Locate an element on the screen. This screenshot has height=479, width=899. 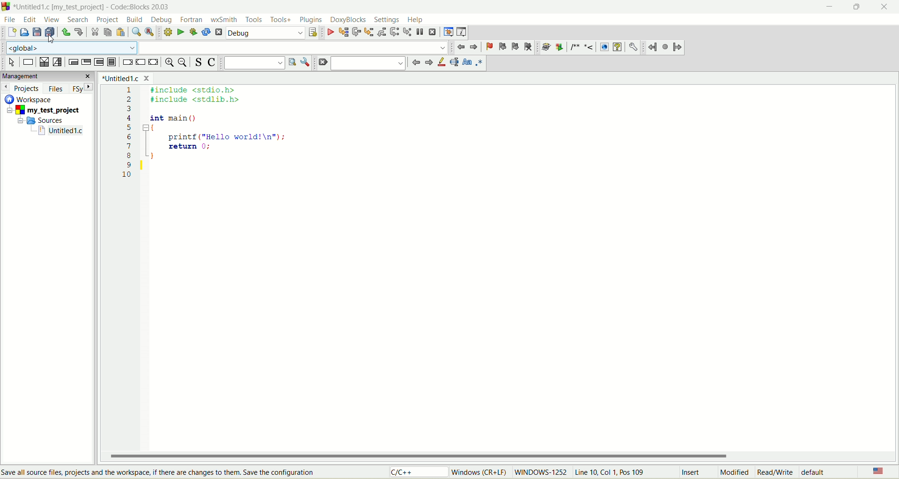
last jump is located at coordinates (665, 48).